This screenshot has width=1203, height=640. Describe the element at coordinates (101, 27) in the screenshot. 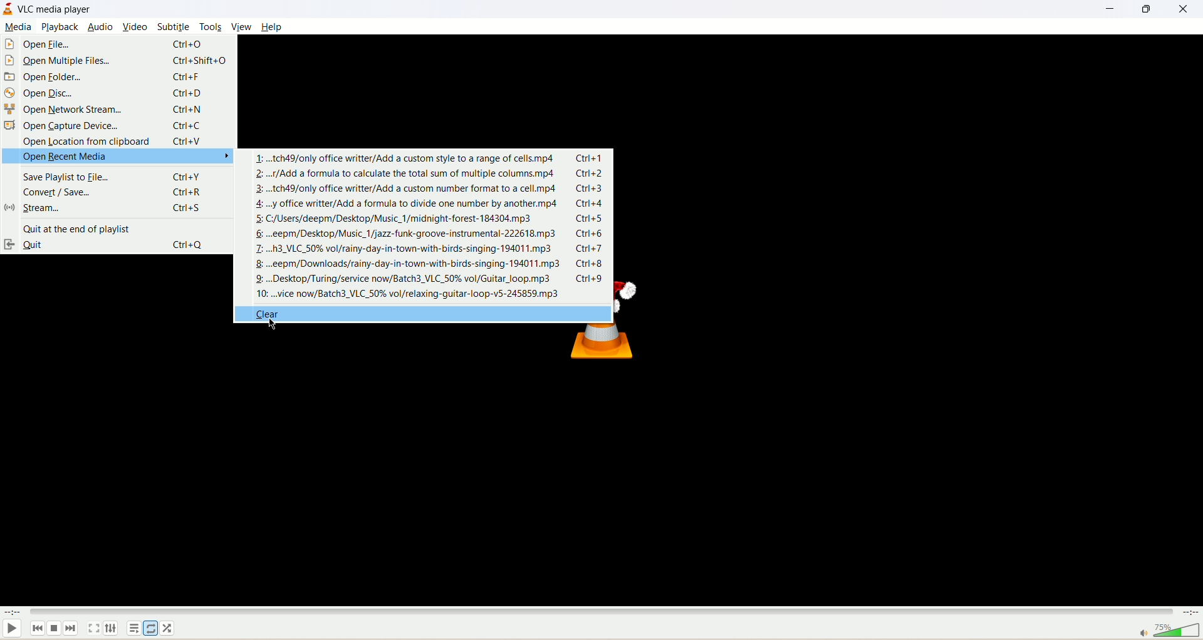

I see `audio` at that location.